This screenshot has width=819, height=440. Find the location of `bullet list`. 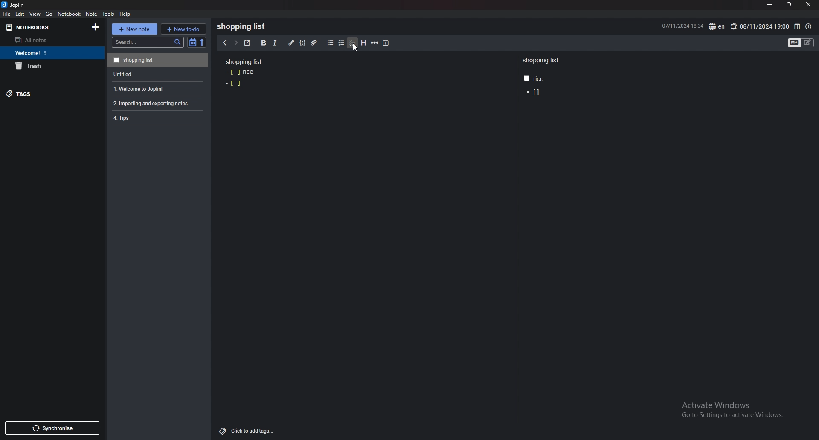

bullet list is located at coordinates (330, 43).